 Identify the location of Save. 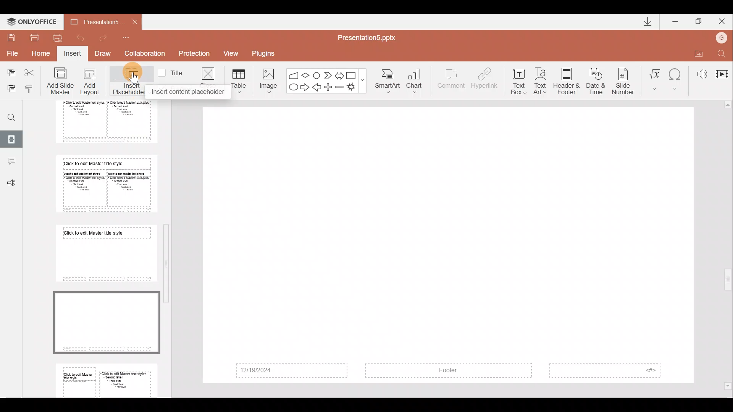
(11, 37).